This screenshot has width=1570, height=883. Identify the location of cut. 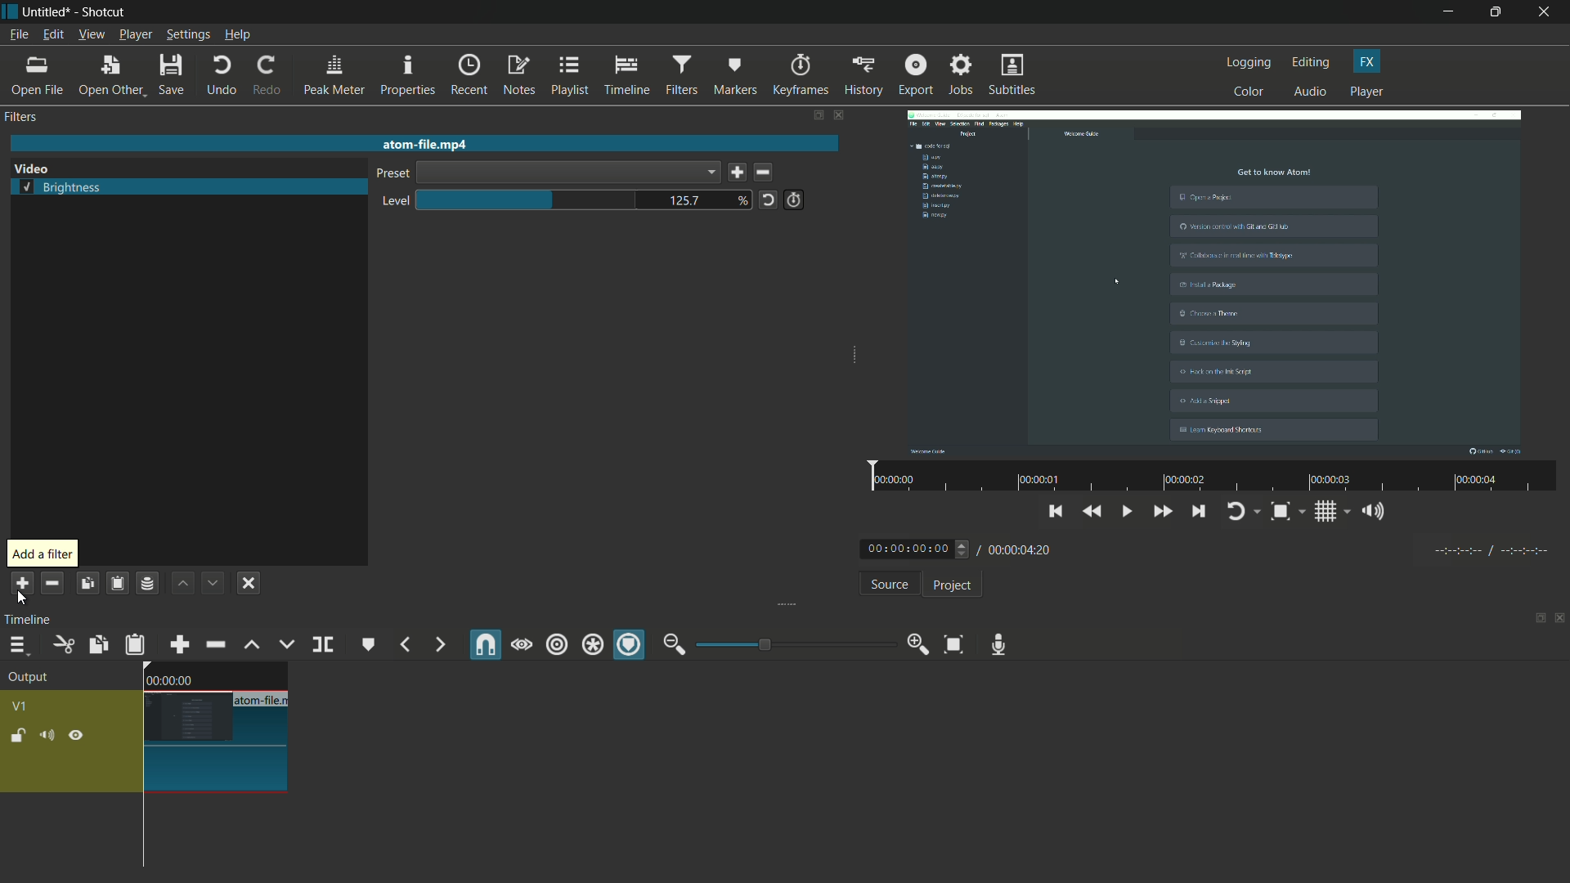
(62, 644).